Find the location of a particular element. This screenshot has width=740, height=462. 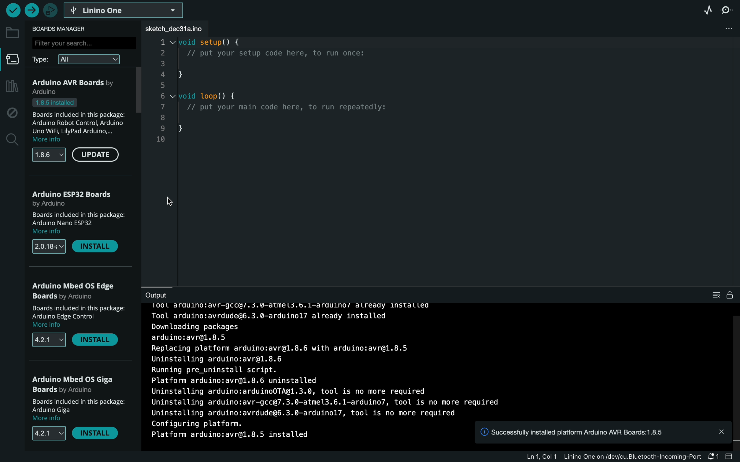

file tab is located at coordinates (179, 29).